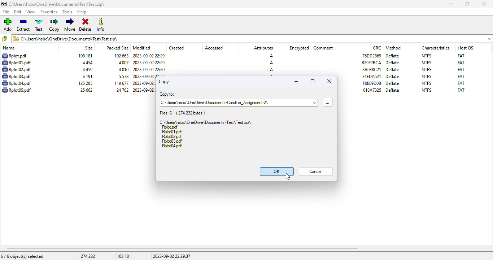 This screenshot has width=493, height=260. Describe the element at coordinates (120, 83) in the screenshot. I see `packed size` at that location.